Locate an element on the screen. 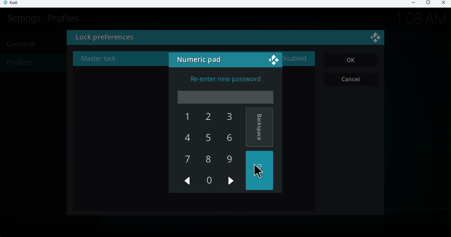 The width and height of the screenshot is (451, 237). Maximize is located at coordinates (428, 4).